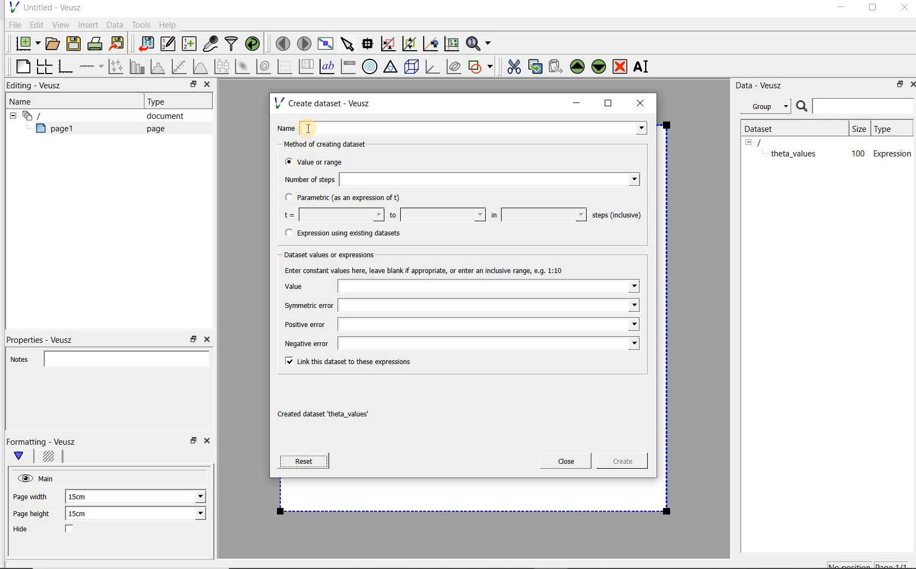  I want to click on document, so click(161, 116).